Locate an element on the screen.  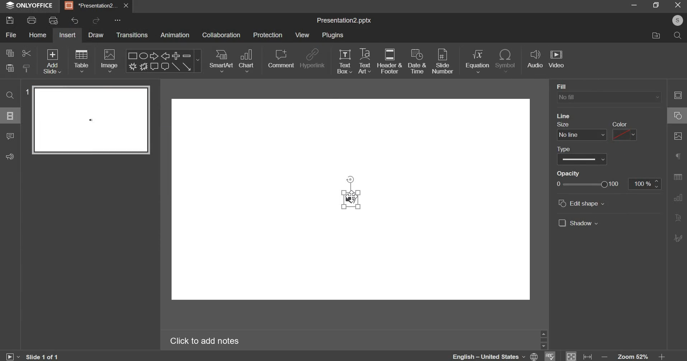
undo is located at coordinates (73, 21).